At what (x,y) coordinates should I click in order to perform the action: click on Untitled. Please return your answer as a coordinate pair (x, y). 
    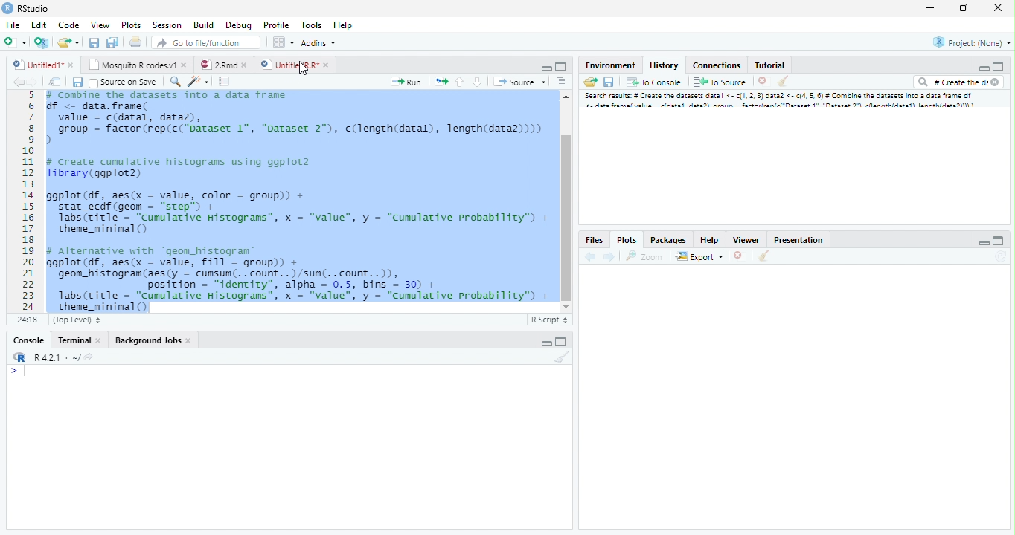
    Looking at the image, I should click on (45, 63).